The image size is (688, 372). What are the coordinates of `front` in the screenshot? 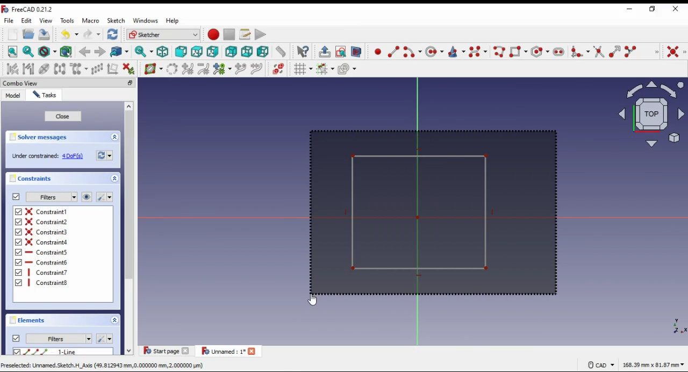 It's located at (181, 52).